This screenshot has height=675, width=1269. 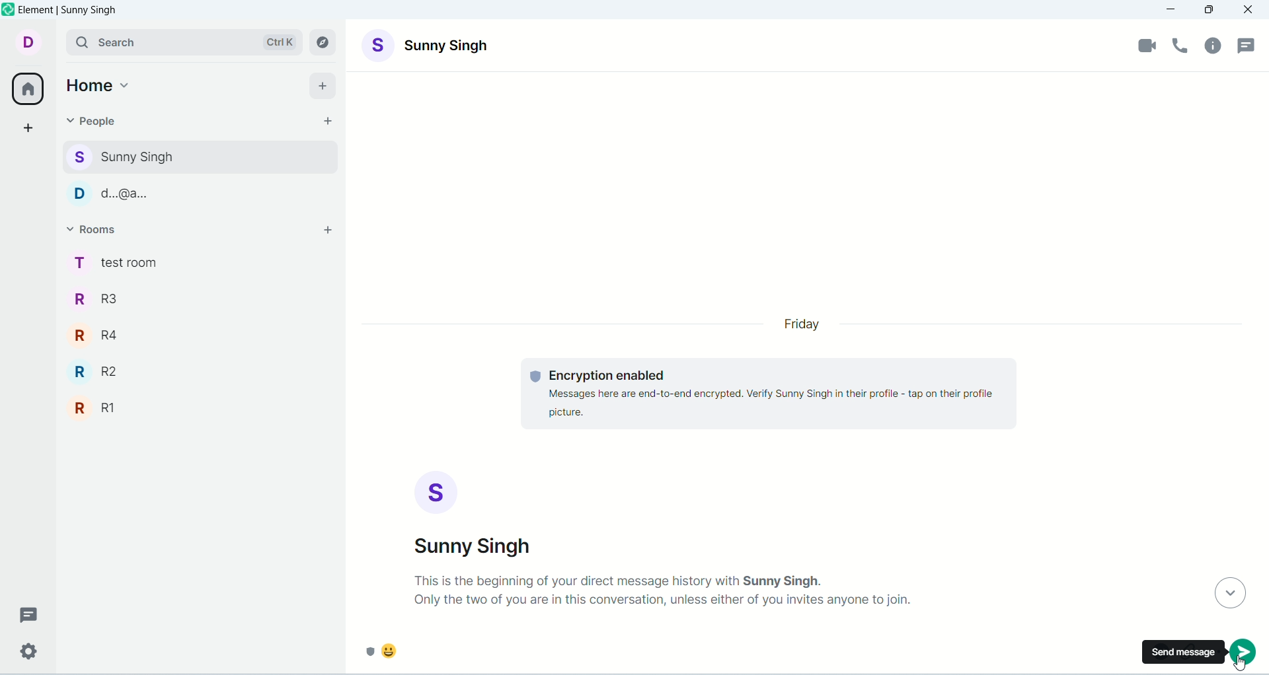 I want to click on test room, so click(x=199, y=262).